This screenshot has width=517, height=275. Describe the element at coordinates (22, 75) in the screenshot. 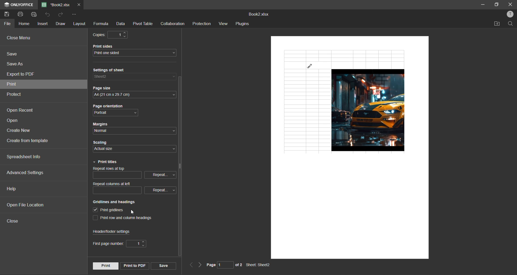

I see `export to pdf` at that location.